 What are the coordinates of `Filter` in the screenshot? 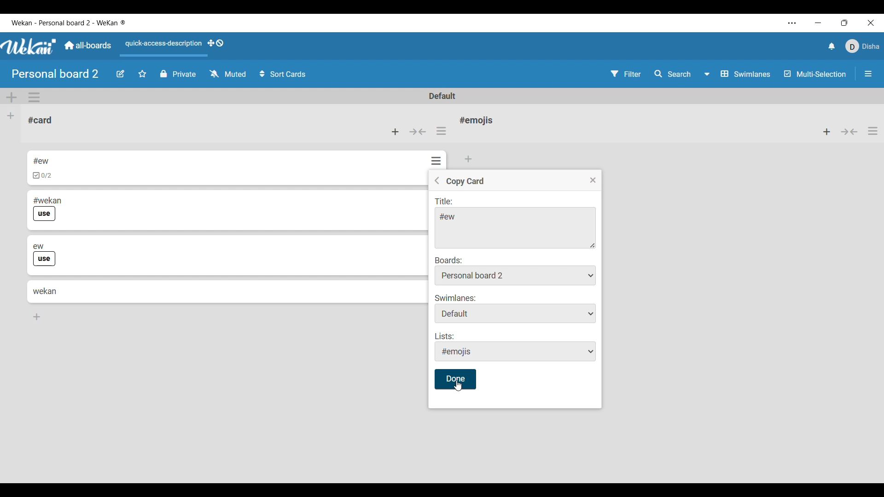 It's located at (626, 74).